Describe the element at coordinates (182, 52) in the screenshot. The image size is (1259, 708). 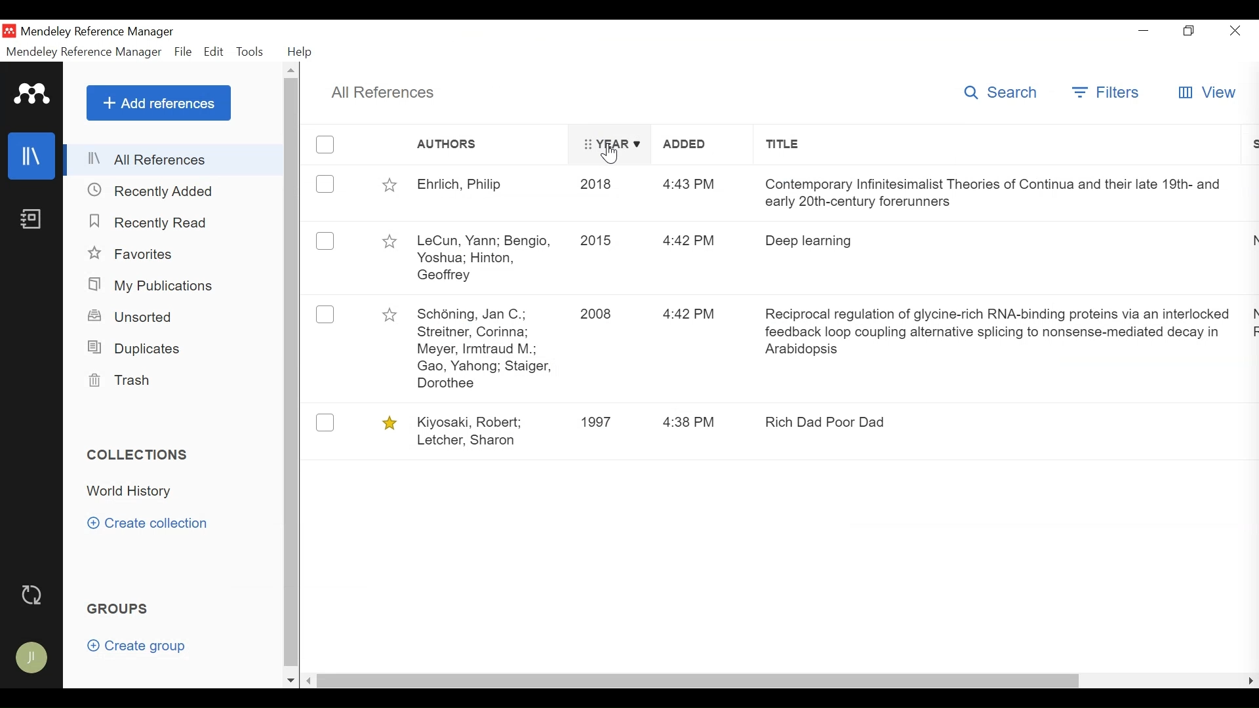
I see `File` at that location.